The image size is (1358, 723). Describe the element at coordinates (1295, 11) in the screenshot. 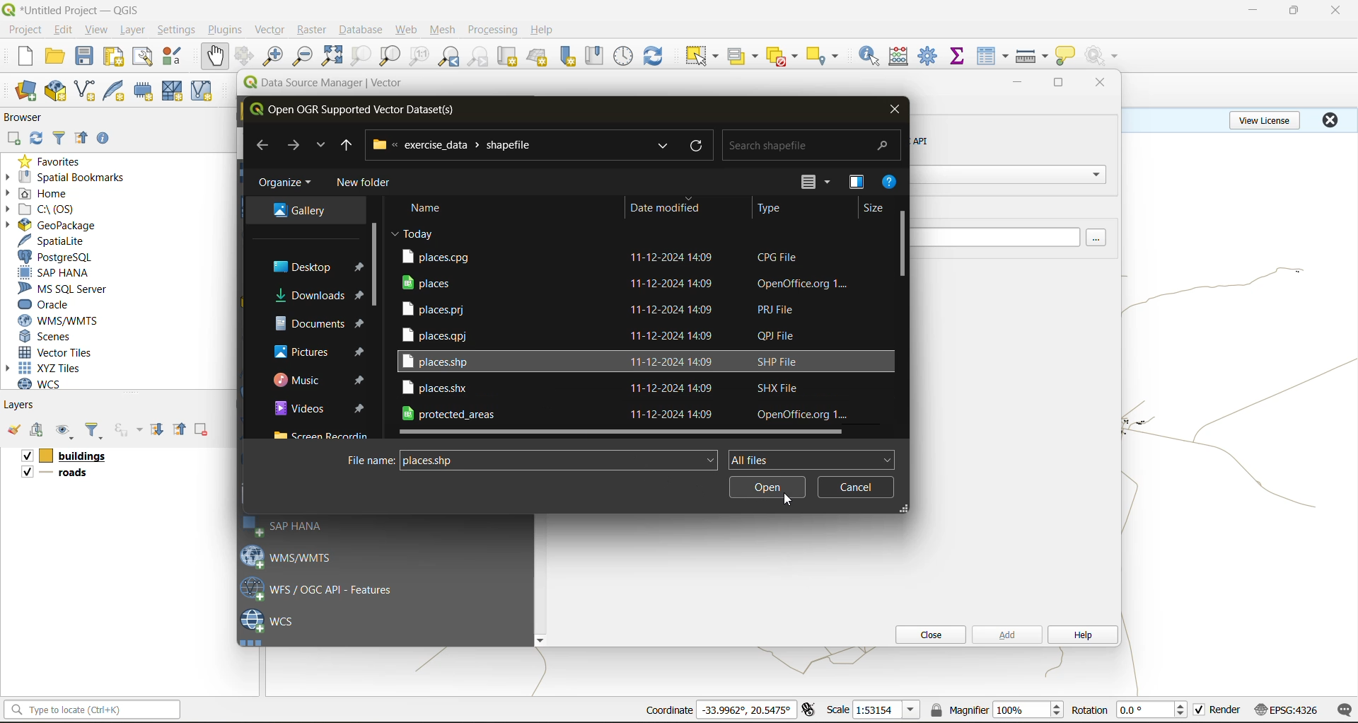

I see `maximize` at that location.